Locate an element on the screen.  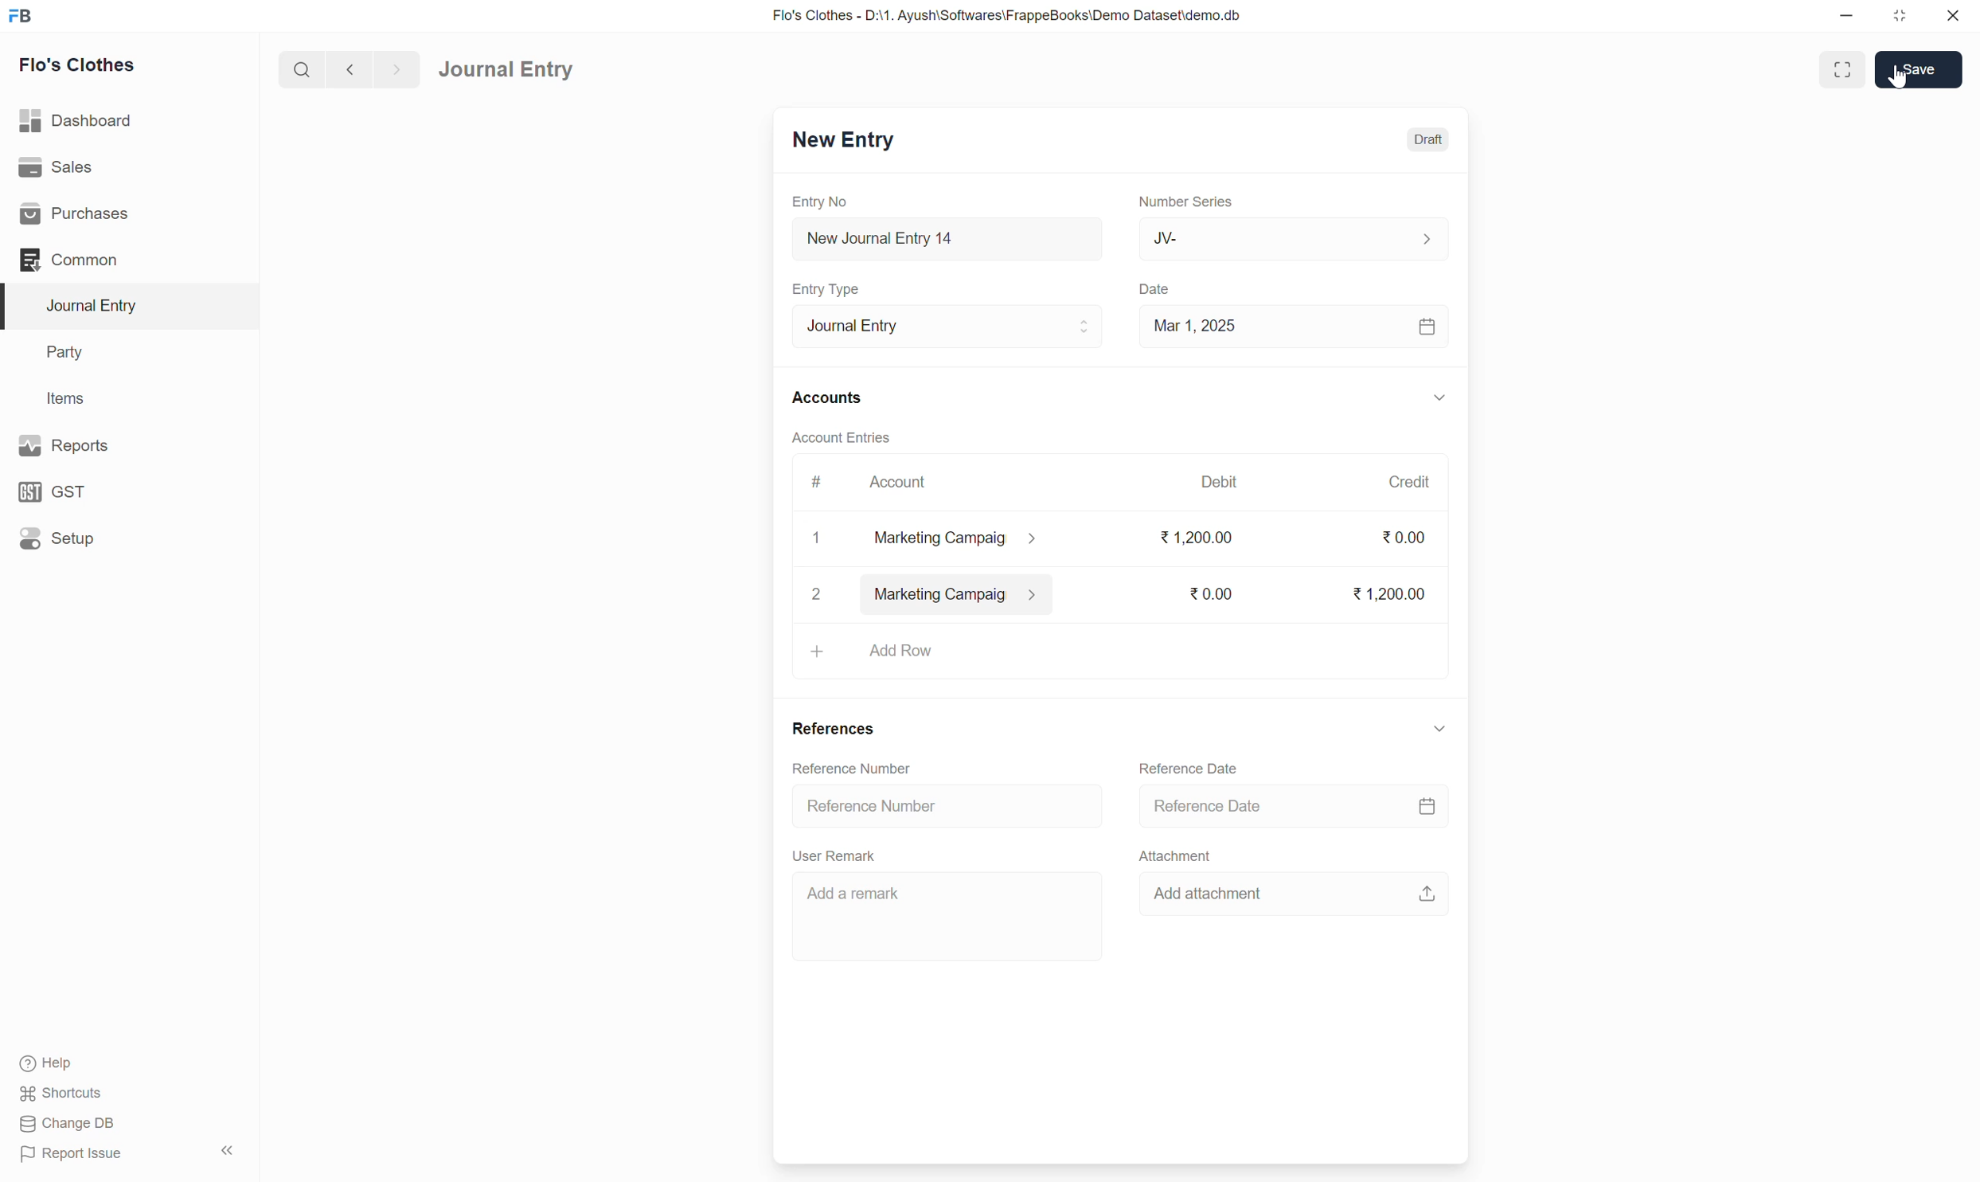
Accounts is located at coordinates (830, 395).